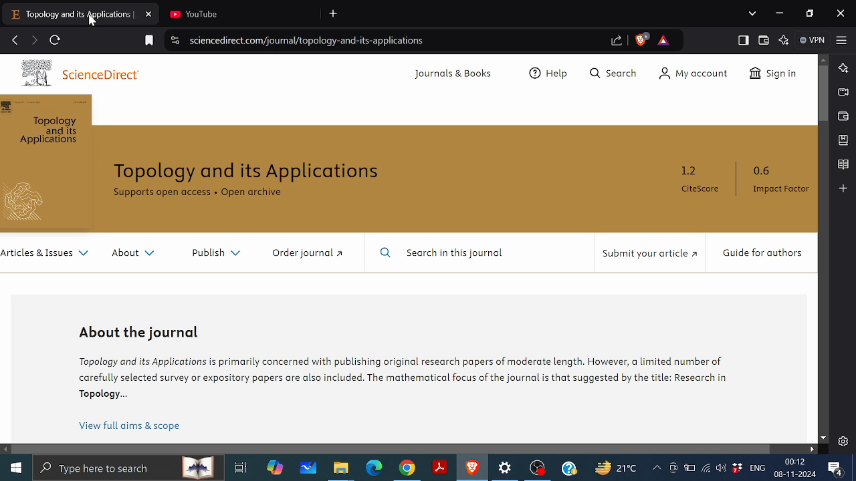 The width and height of the screenshot is (856, 481). I want to click on Start, so click(15, 466).